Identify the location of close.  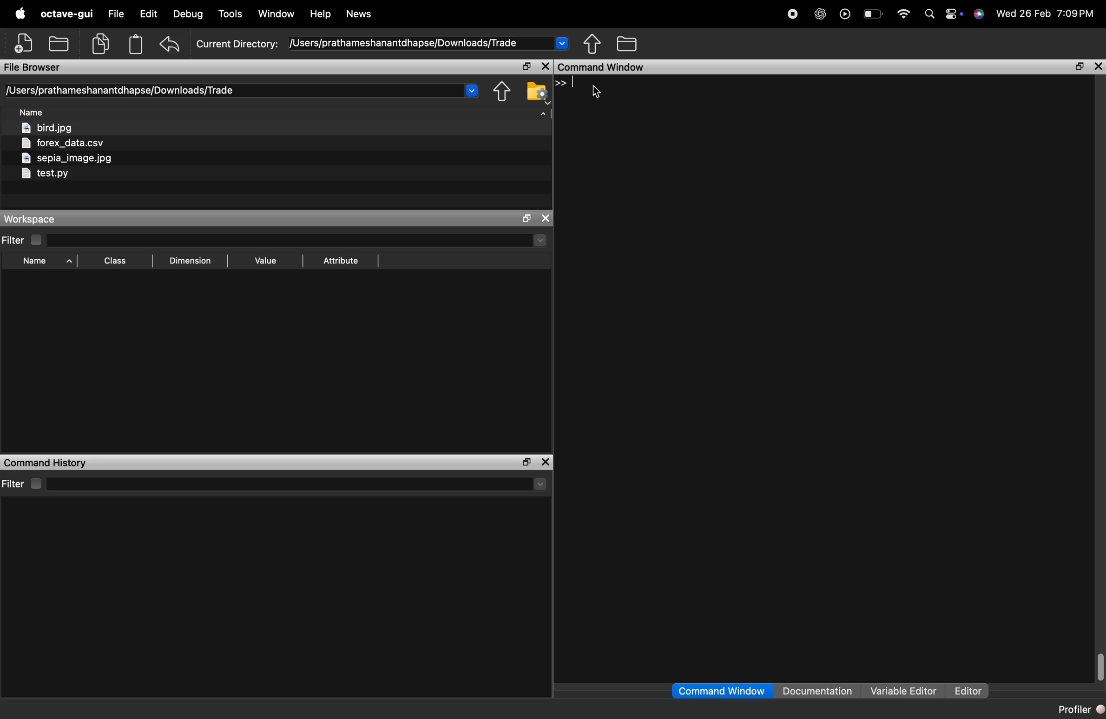
(1098, 67).